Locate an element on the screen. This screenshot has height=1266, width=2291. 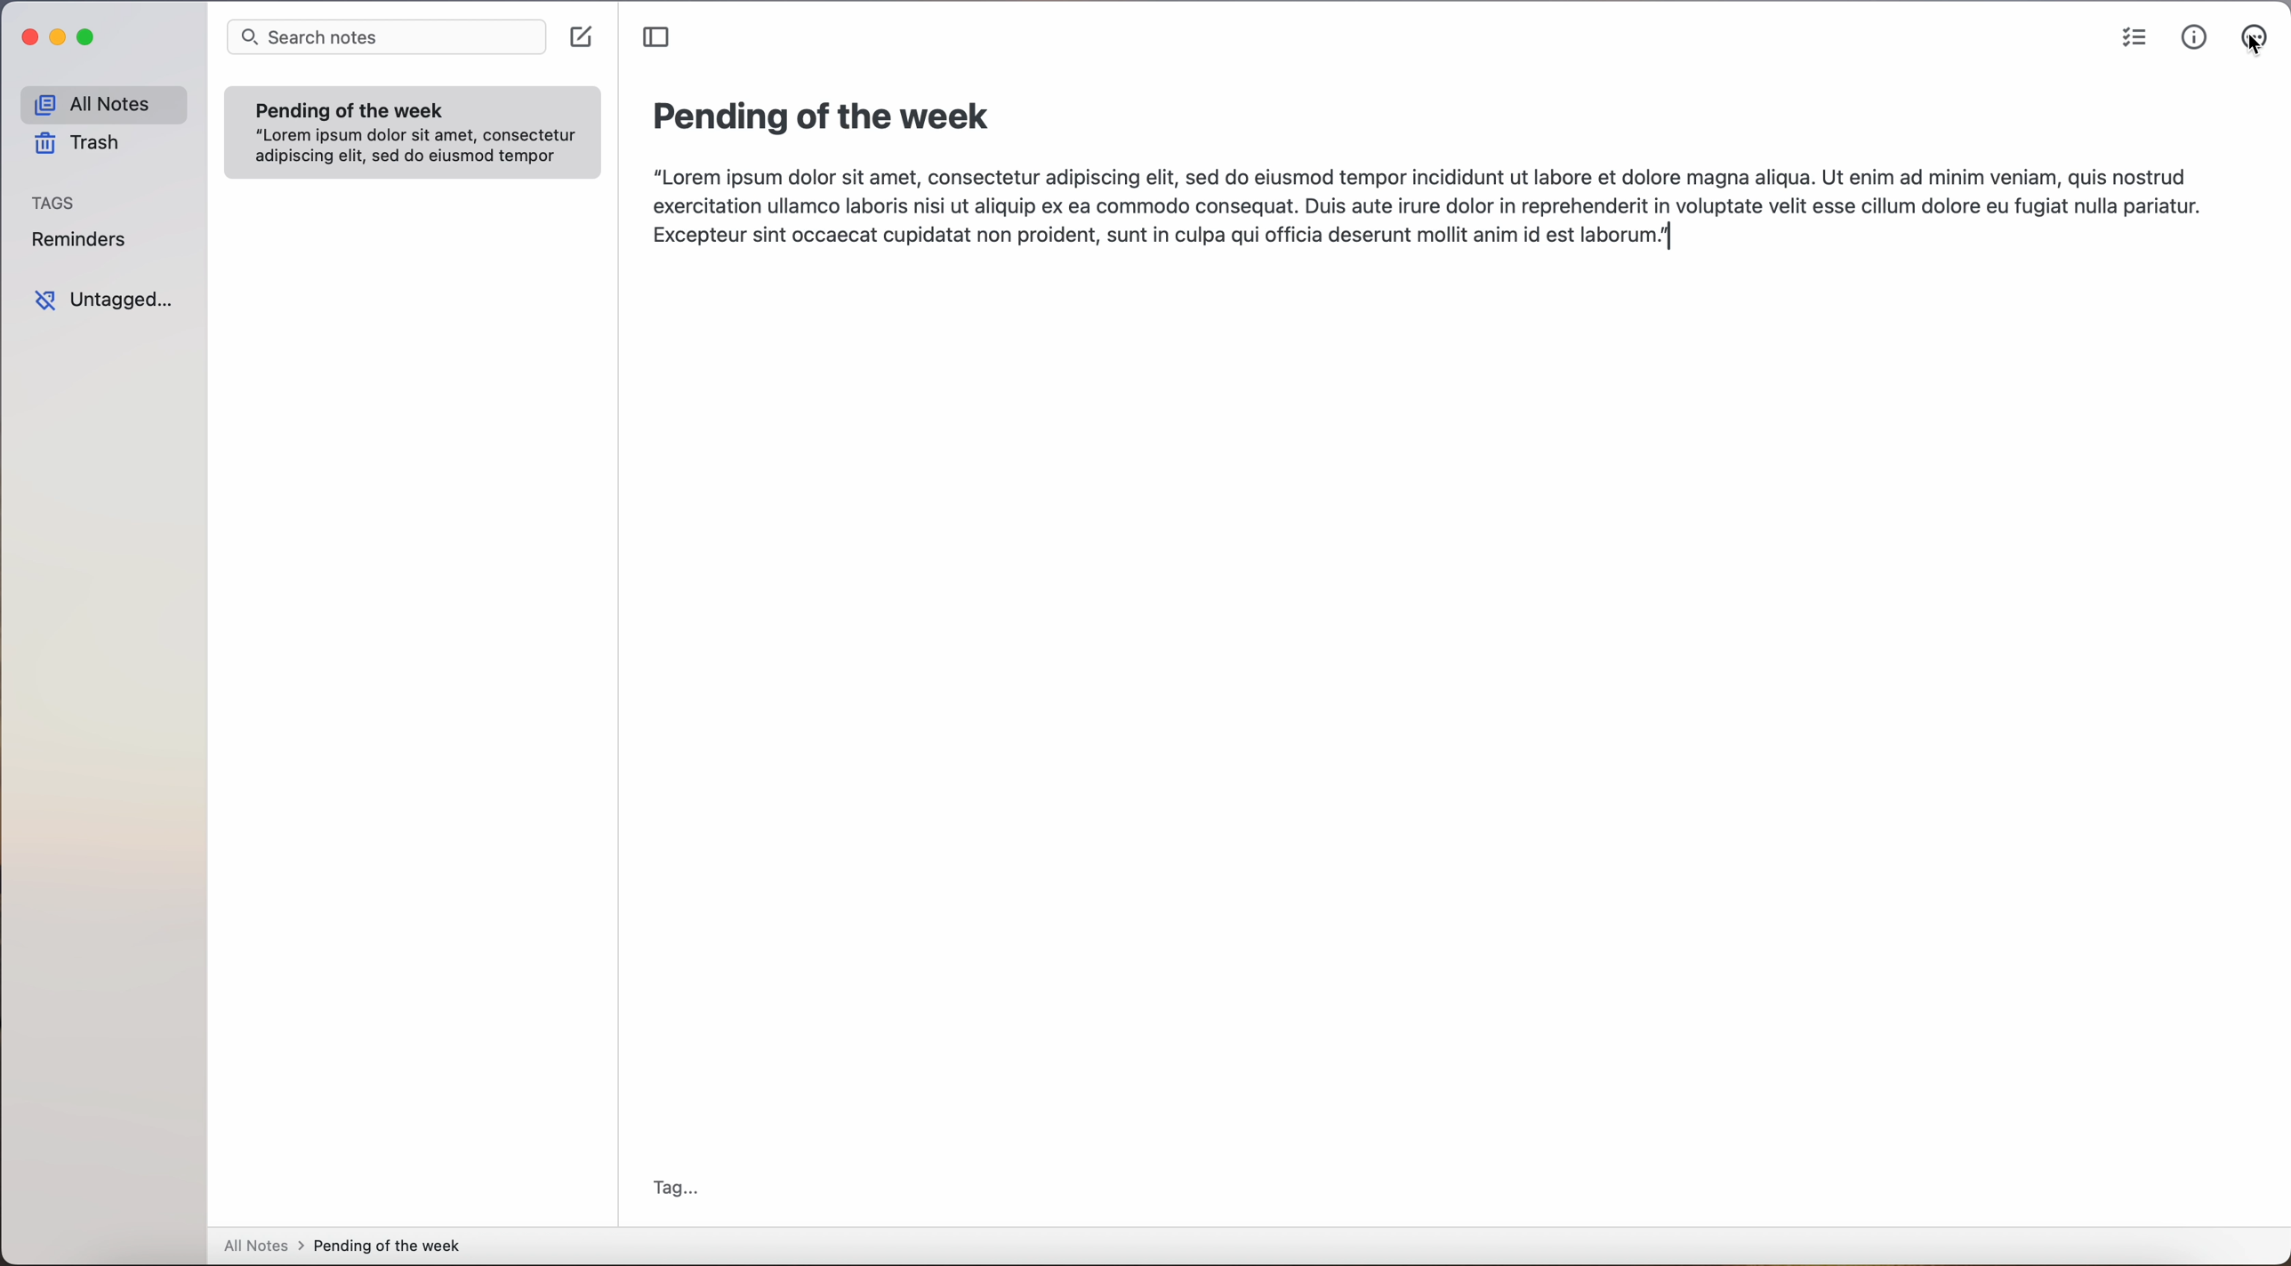
maximize app is located at coordinates (89, 37).